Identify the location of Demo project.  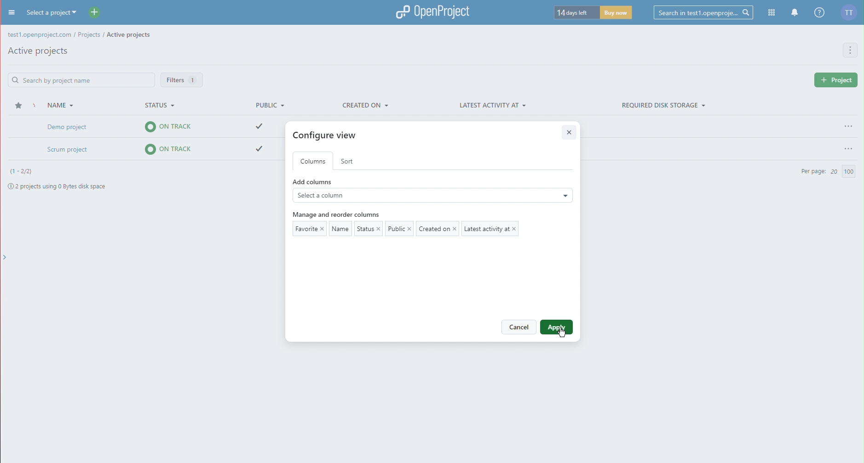
(157, 127).